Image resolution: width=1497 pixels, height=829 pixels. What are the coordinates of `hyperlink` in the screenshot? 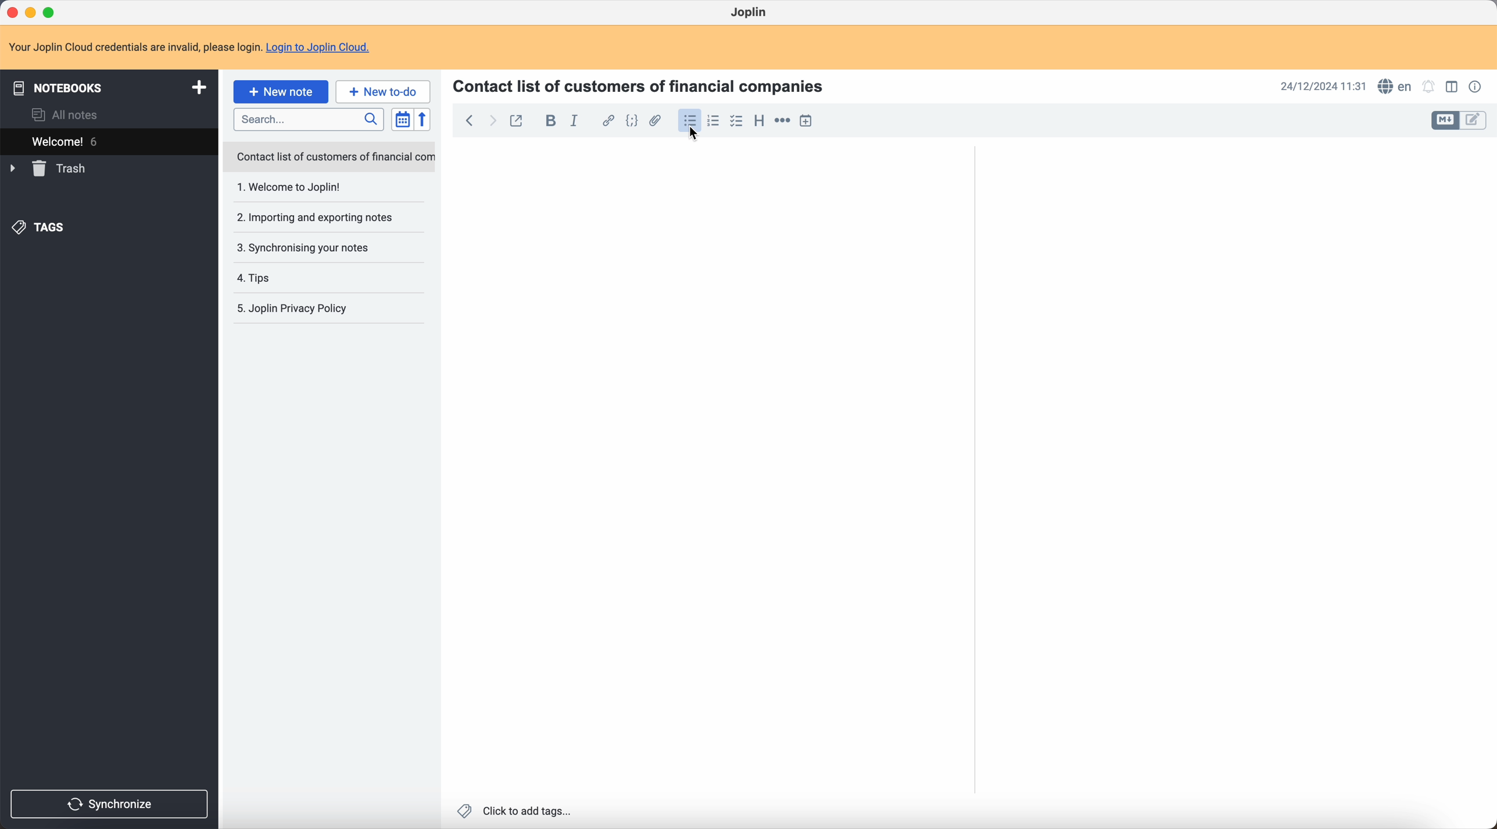 It's located at (607, 121).